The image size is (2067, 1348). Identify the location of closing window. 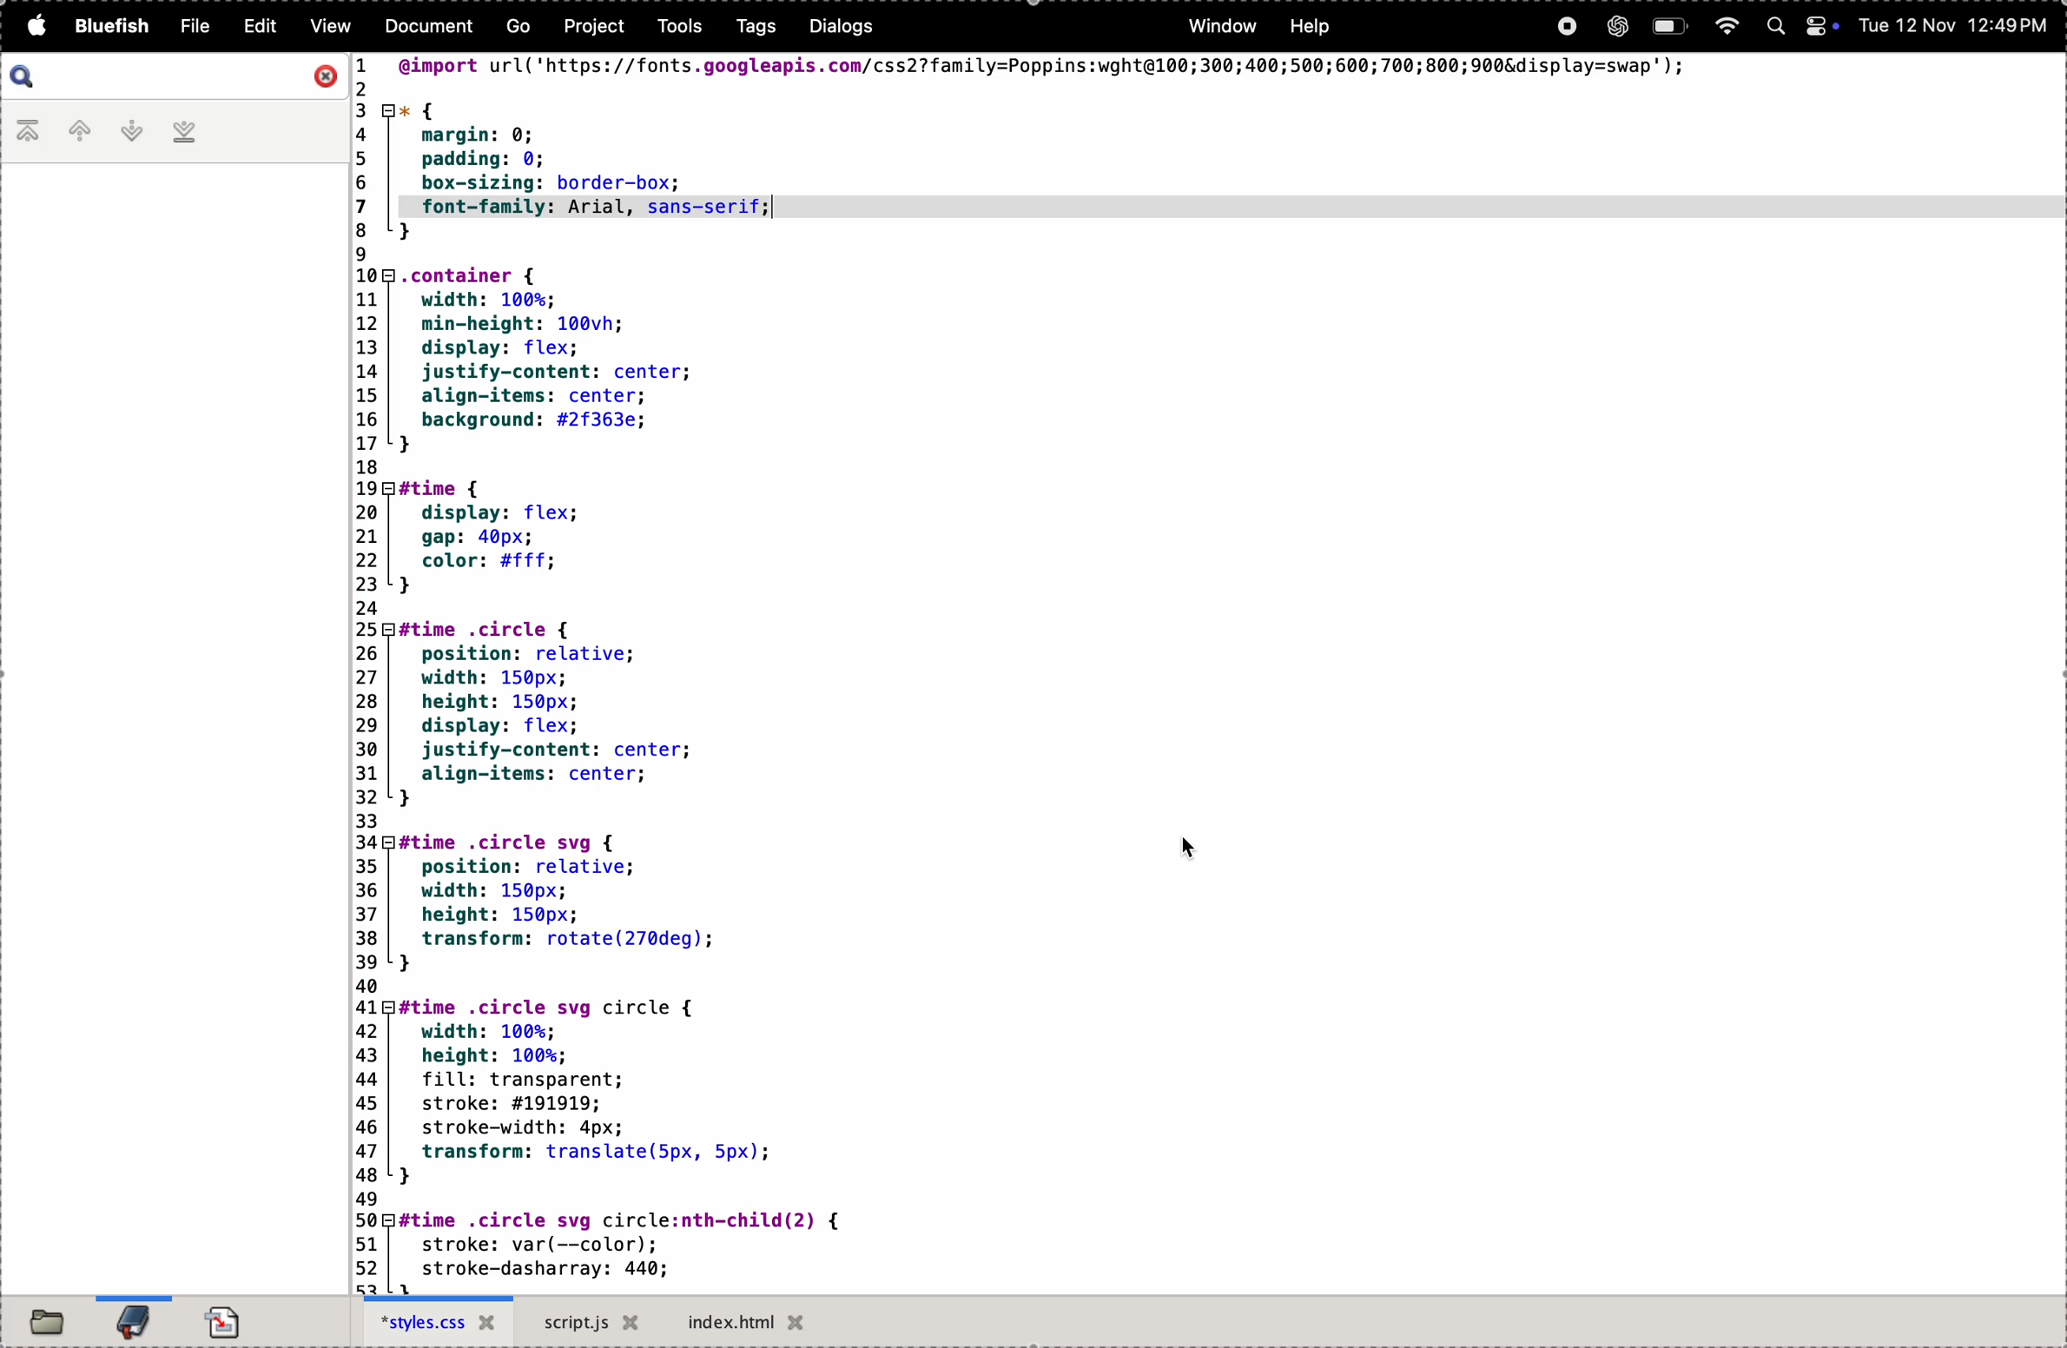
(325, 76).